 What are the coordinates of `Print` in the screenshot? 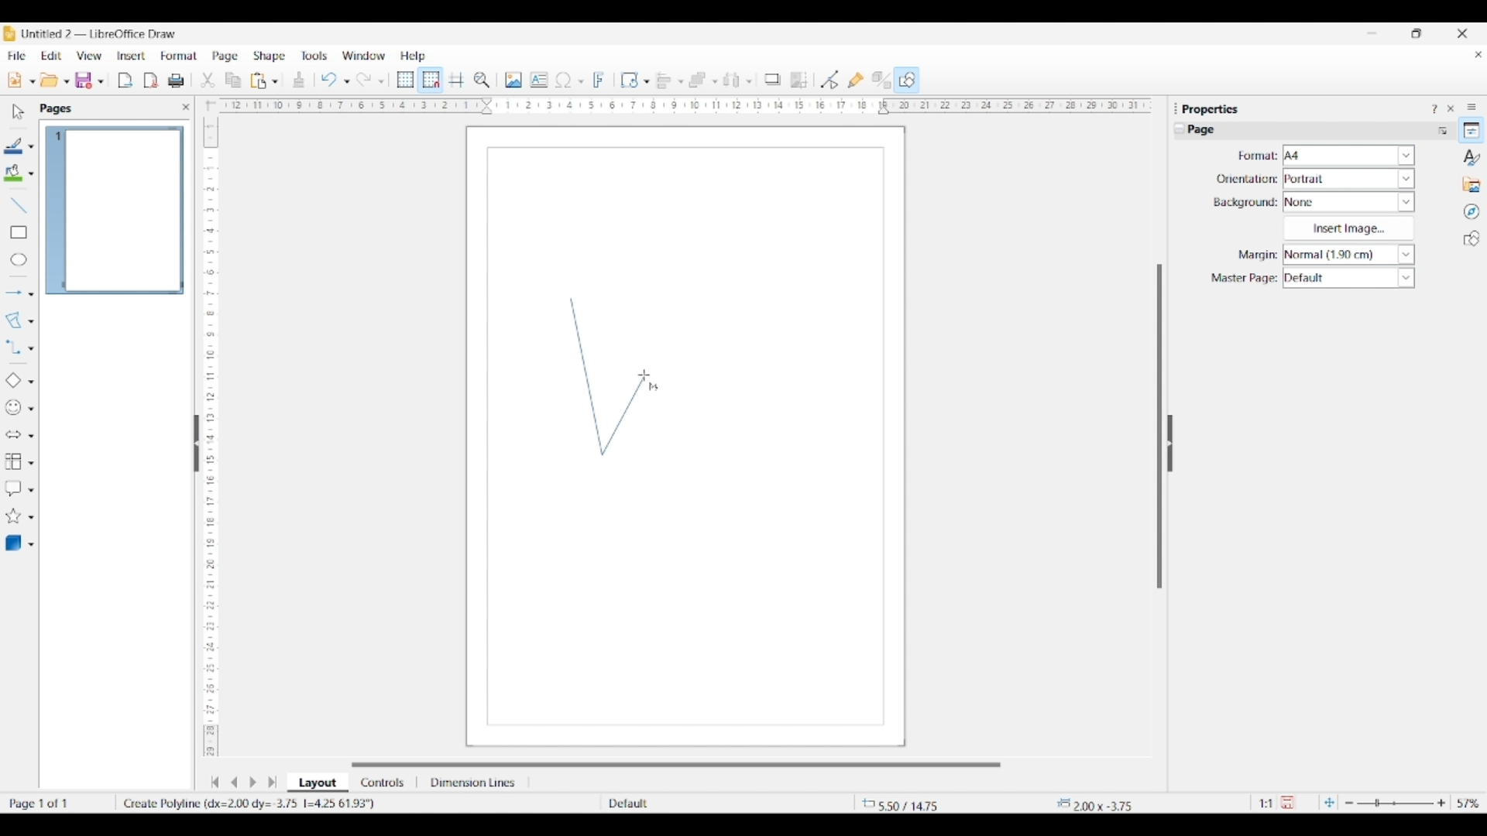 It's located at (176, 81).